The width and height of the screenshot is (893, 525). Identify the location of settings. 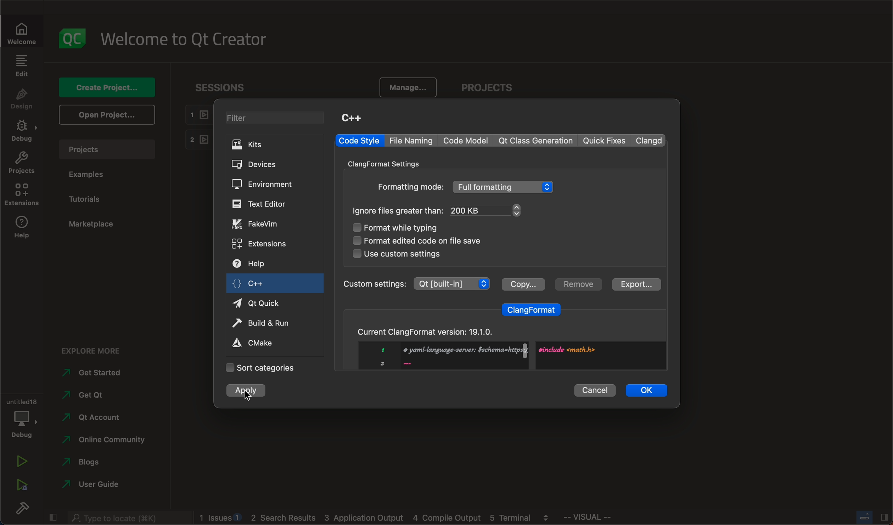
(389, 163).